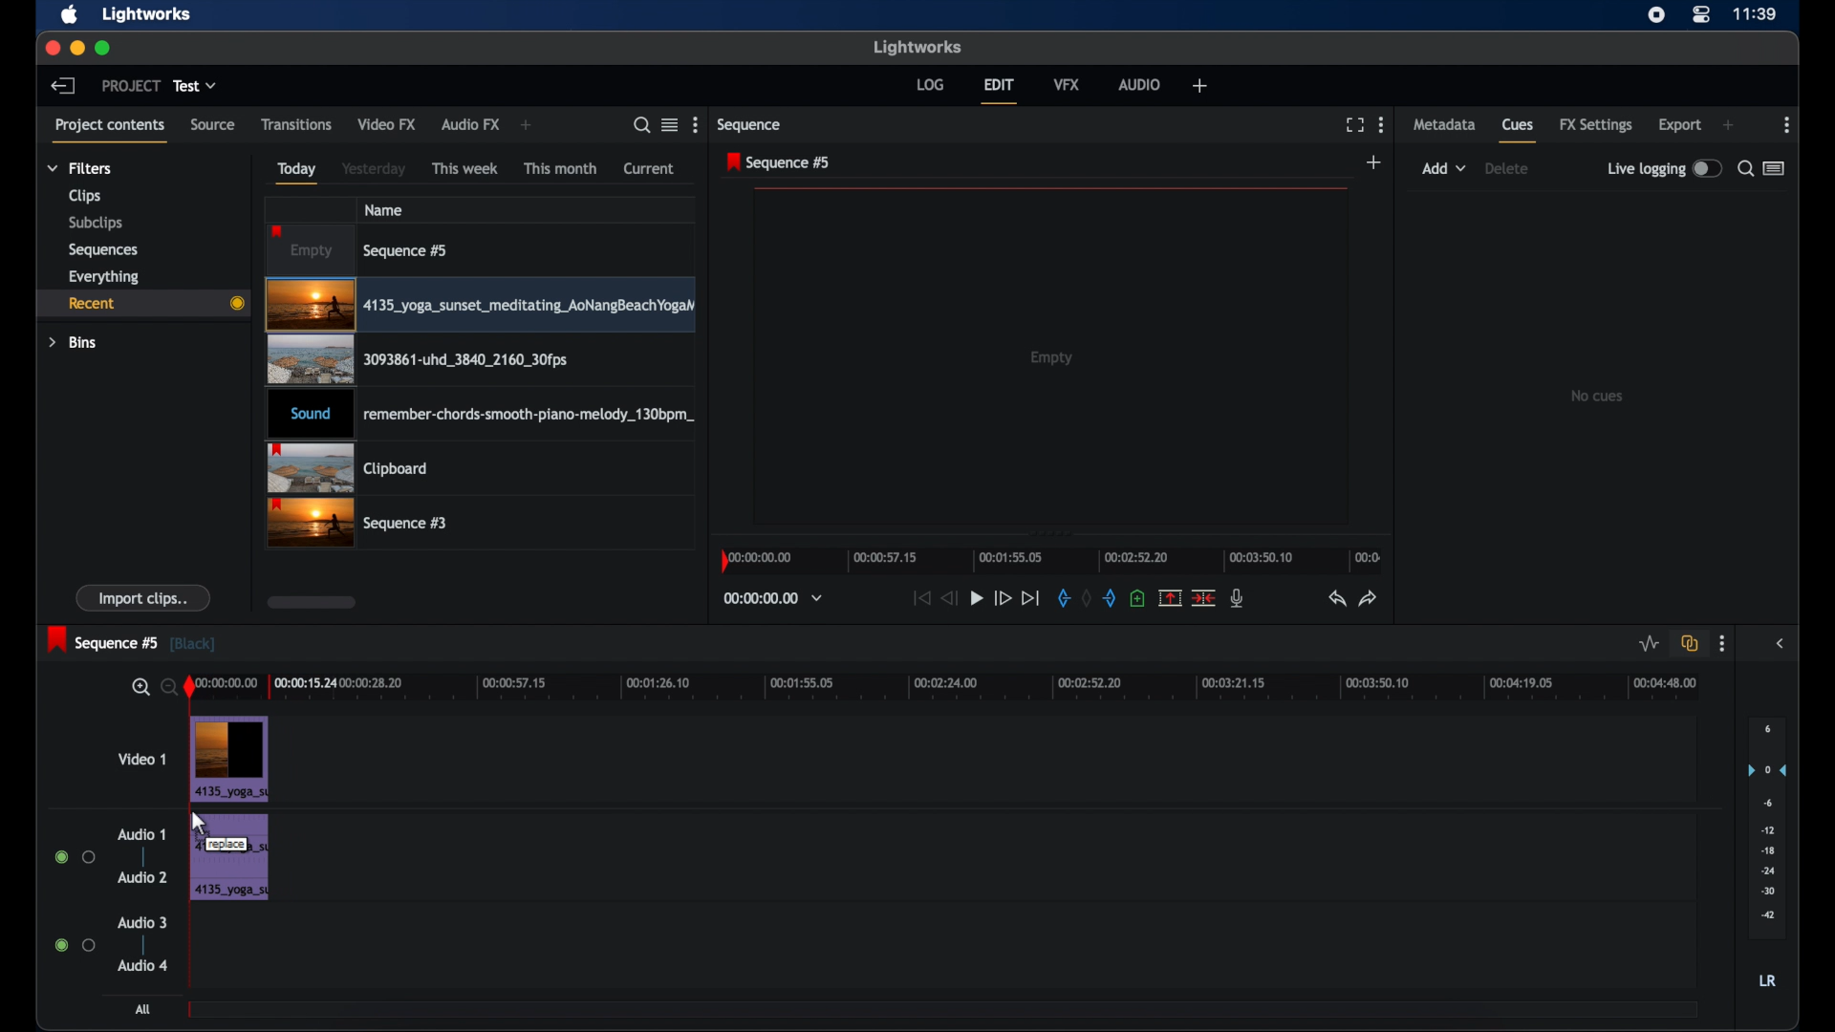  I want to click on audio, so click(1139, 85).